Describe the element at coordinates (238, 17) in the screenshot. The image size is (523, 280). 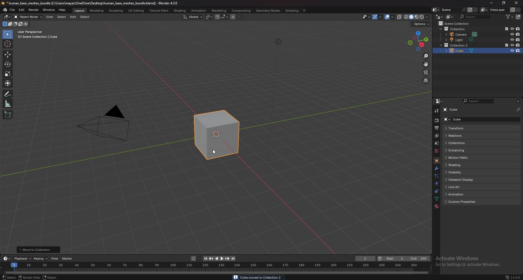
I see `proportional editing objects` at that location.